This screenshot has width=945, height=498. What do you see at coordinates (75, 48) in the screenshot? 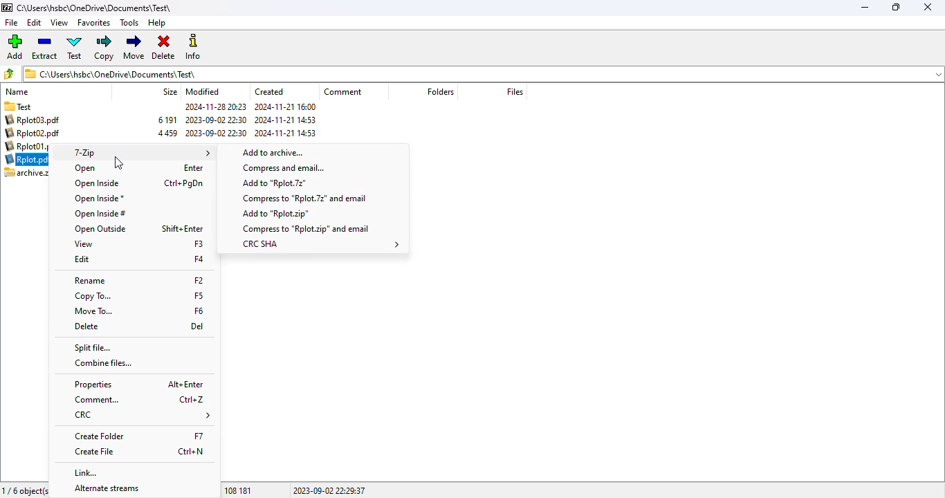
I see `test` at bounding box center [75, 48].